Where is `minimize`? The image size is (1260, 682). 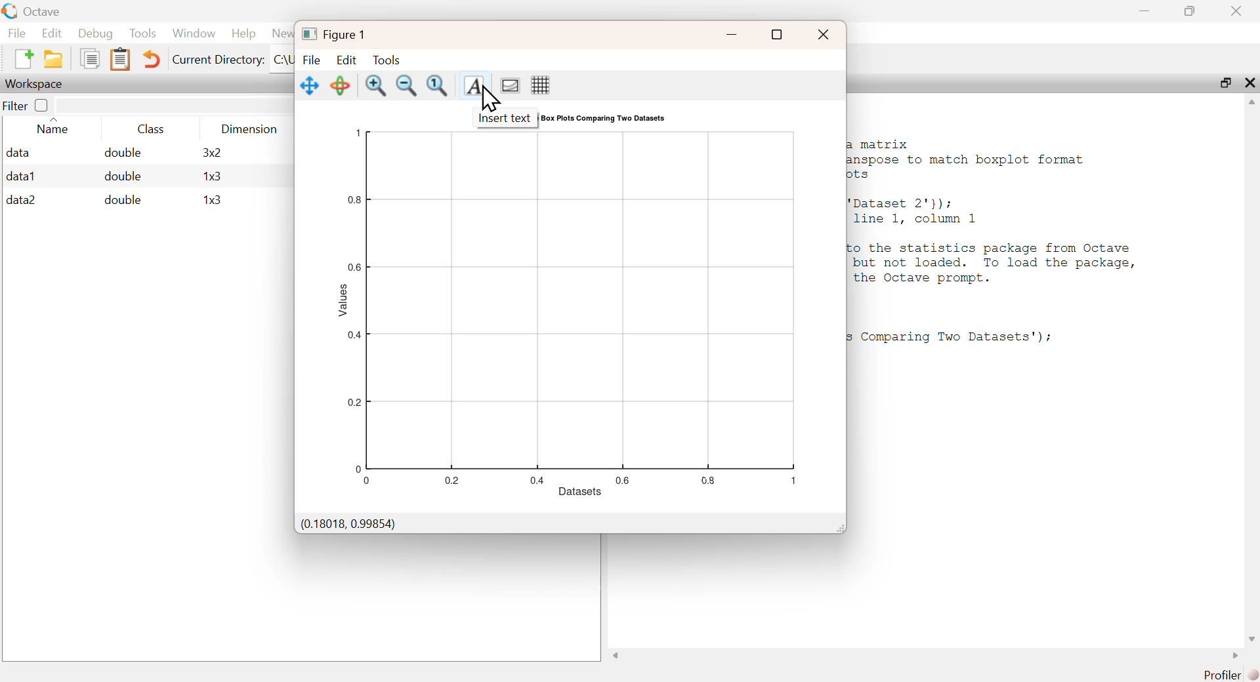
minimize is located at coordinates (1144, 10).